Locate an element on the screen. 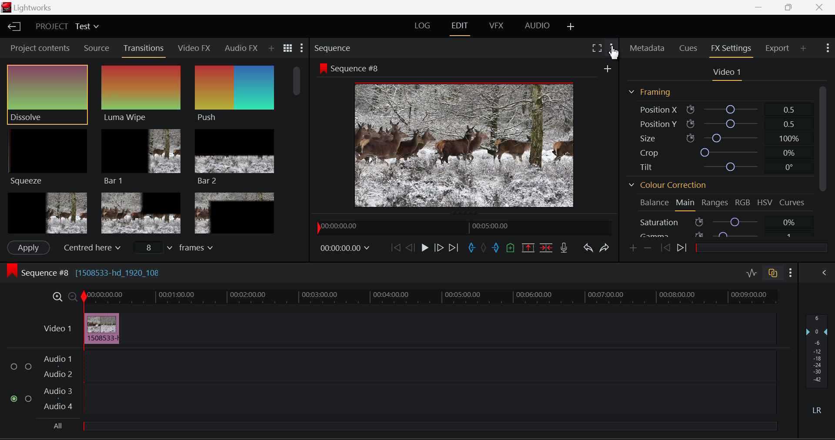 Image resolution: width=835 pixels, height=440 pixels. Toggle auto track sync is located at coordinates (773, 273).